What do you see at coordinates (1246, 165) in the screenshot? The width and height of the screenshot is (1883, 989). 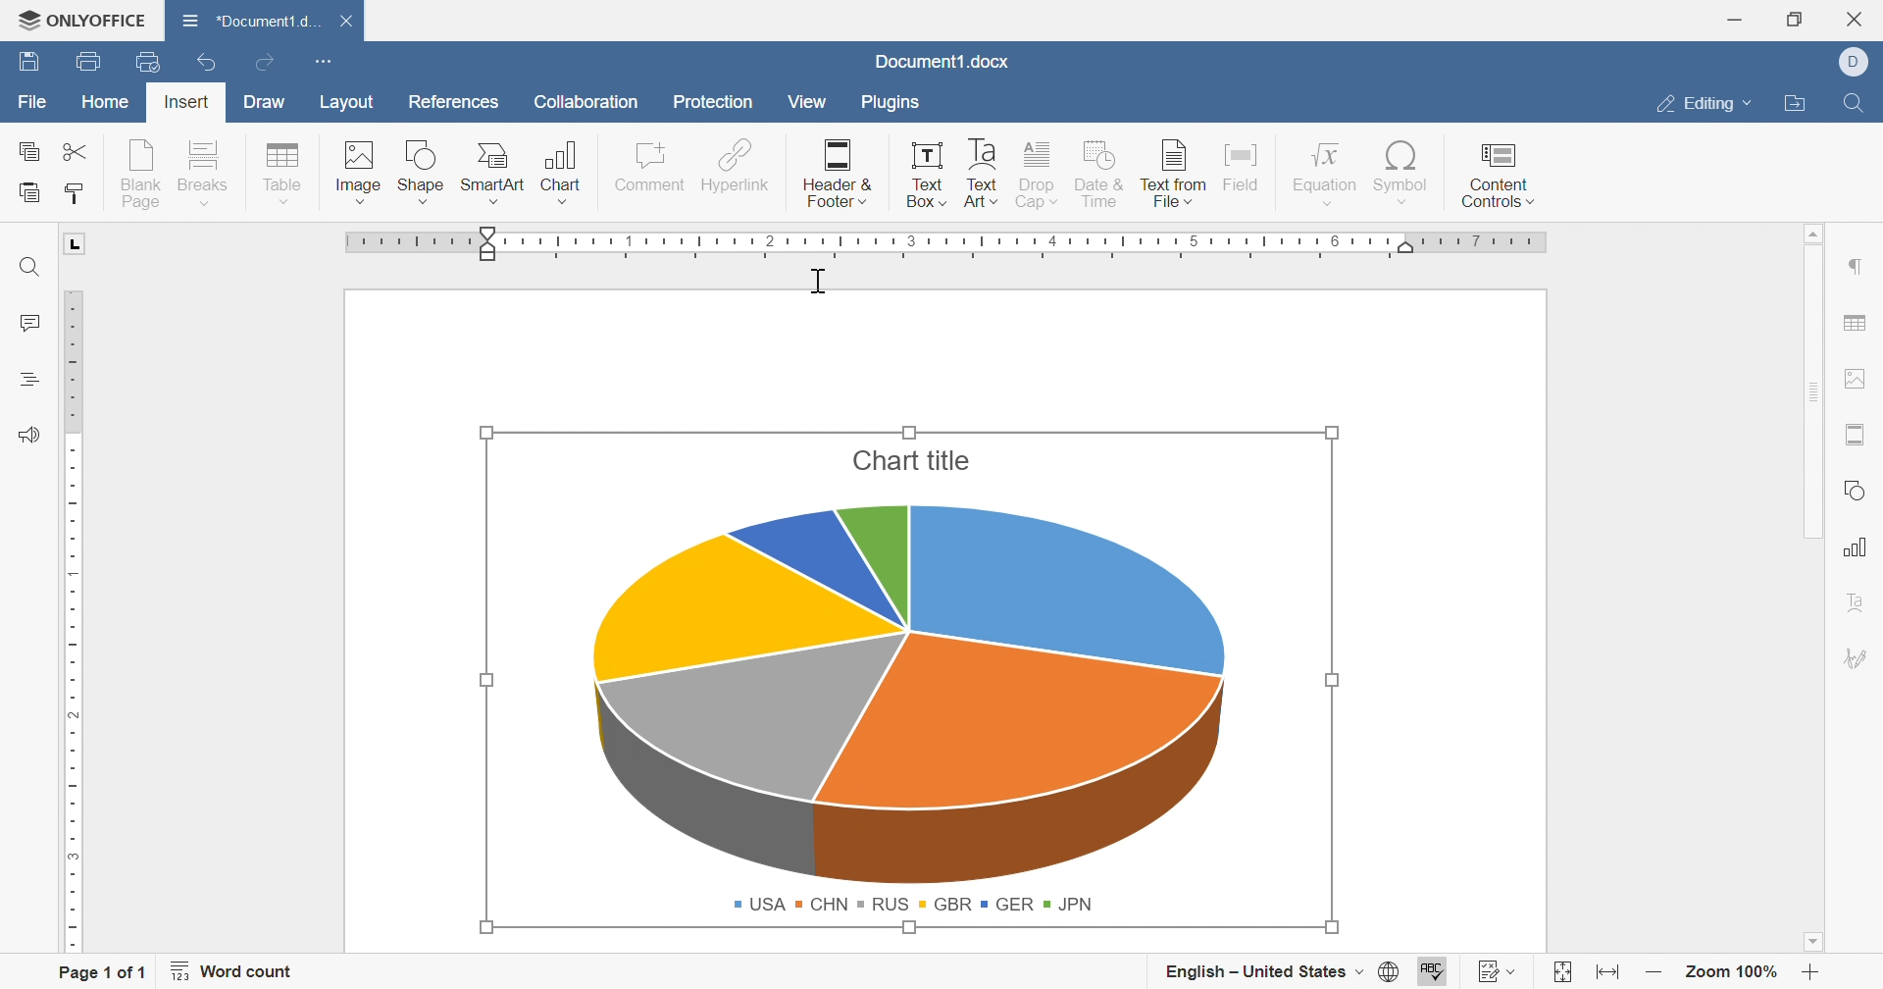 I see `Field` at bounding box center [1246, 165].